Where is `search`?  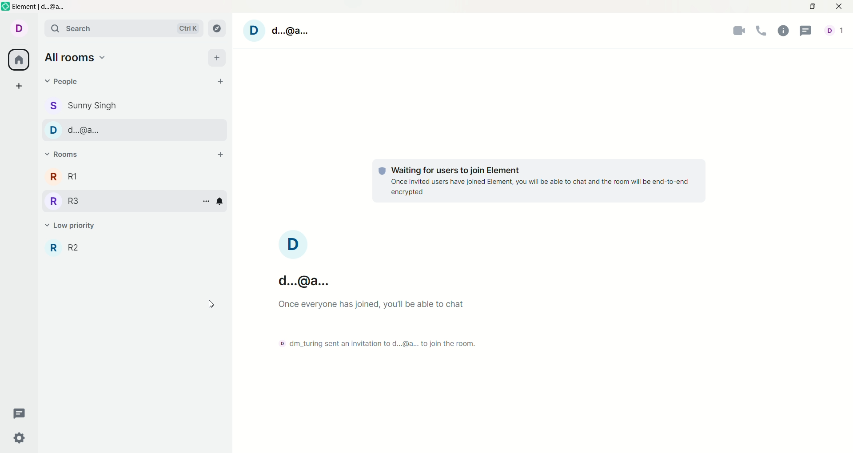
search is located at coordinates (120, 28).